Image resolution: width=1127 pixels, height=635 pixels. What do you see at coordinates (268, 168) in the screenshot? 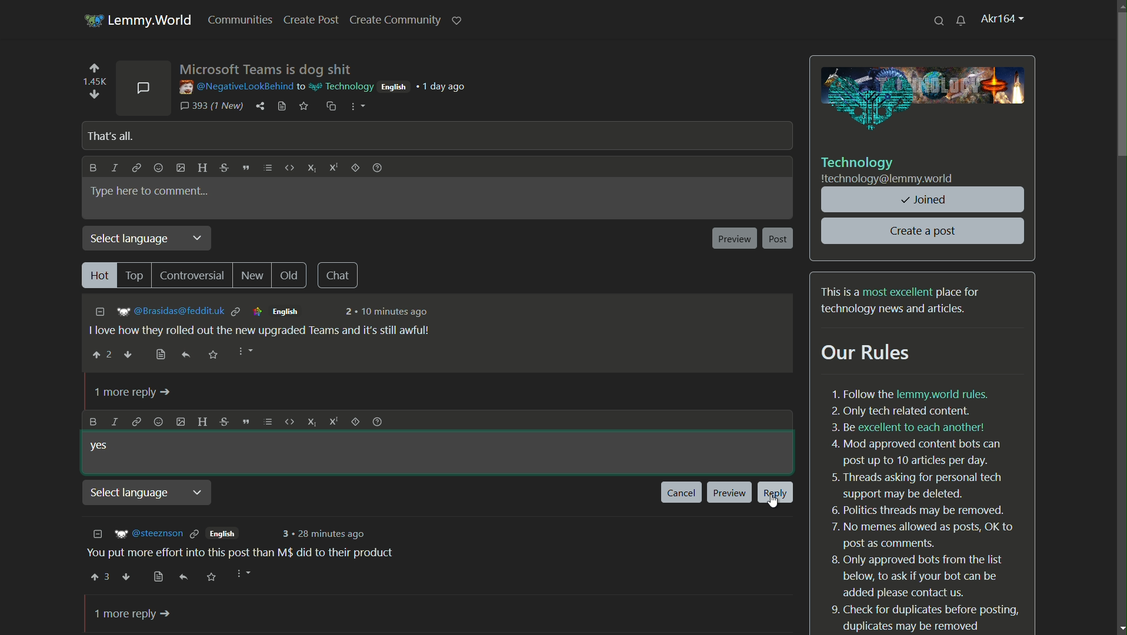
I see `list` at bounding box center [268, 168].